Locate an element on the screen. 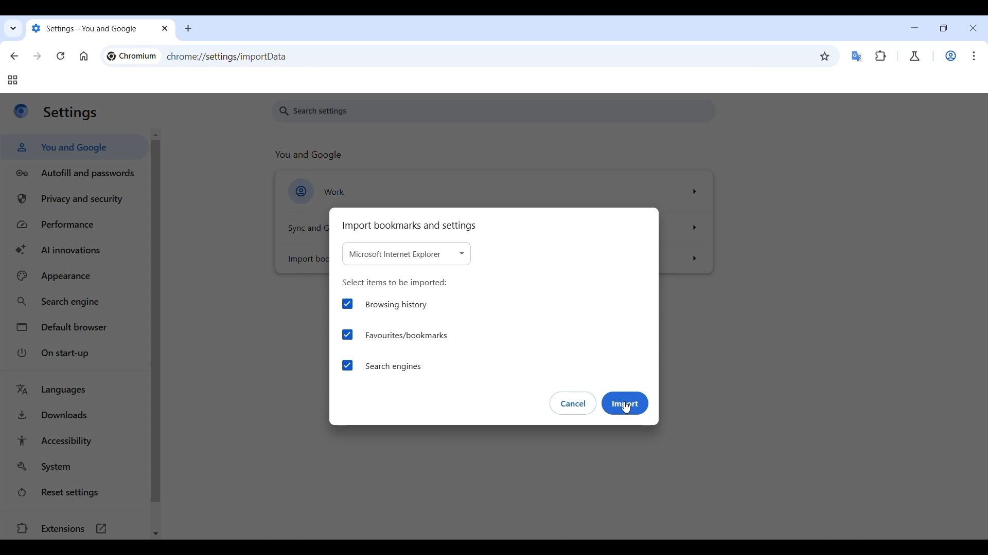 The width and height of the screenshot is (988, 555). settings- you and google is located at coordinates (89, 29).